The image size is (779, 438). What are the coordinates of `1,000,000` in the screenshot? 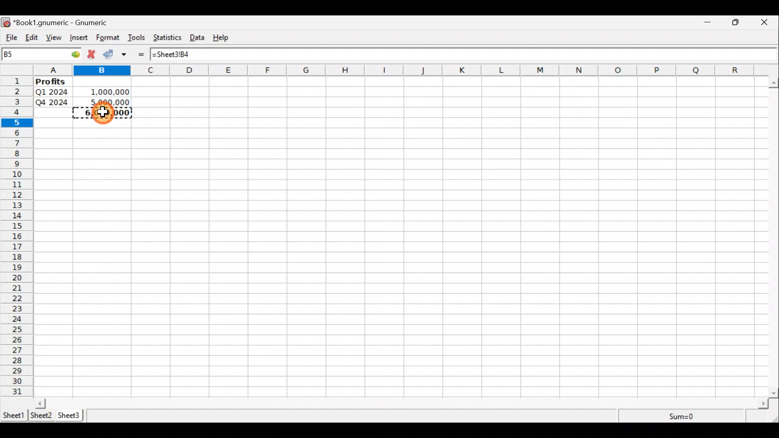 It's located at (105, 90).